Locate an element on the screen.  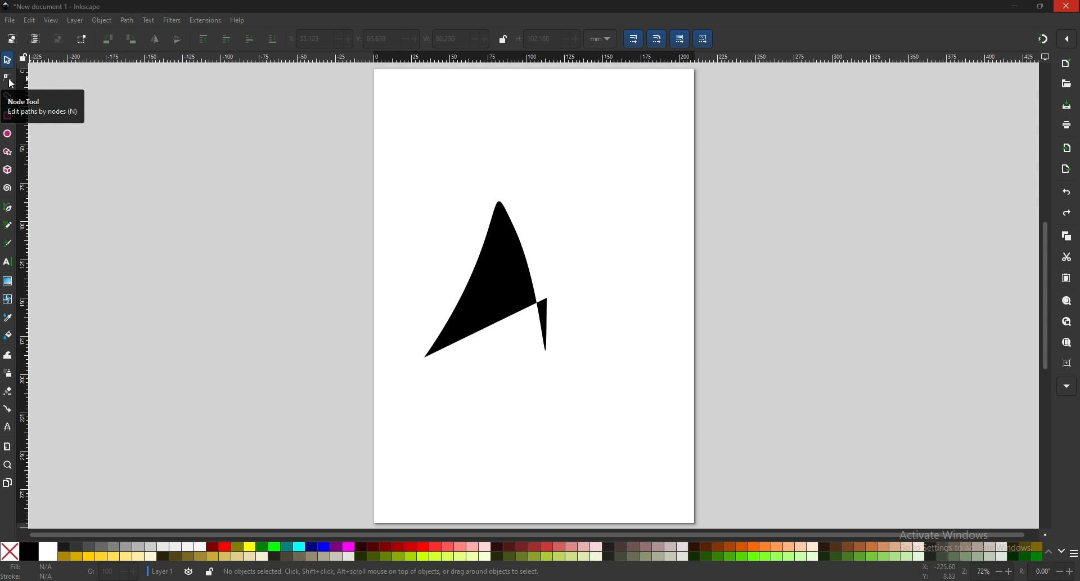
down is located at coordinates (1062, 552).